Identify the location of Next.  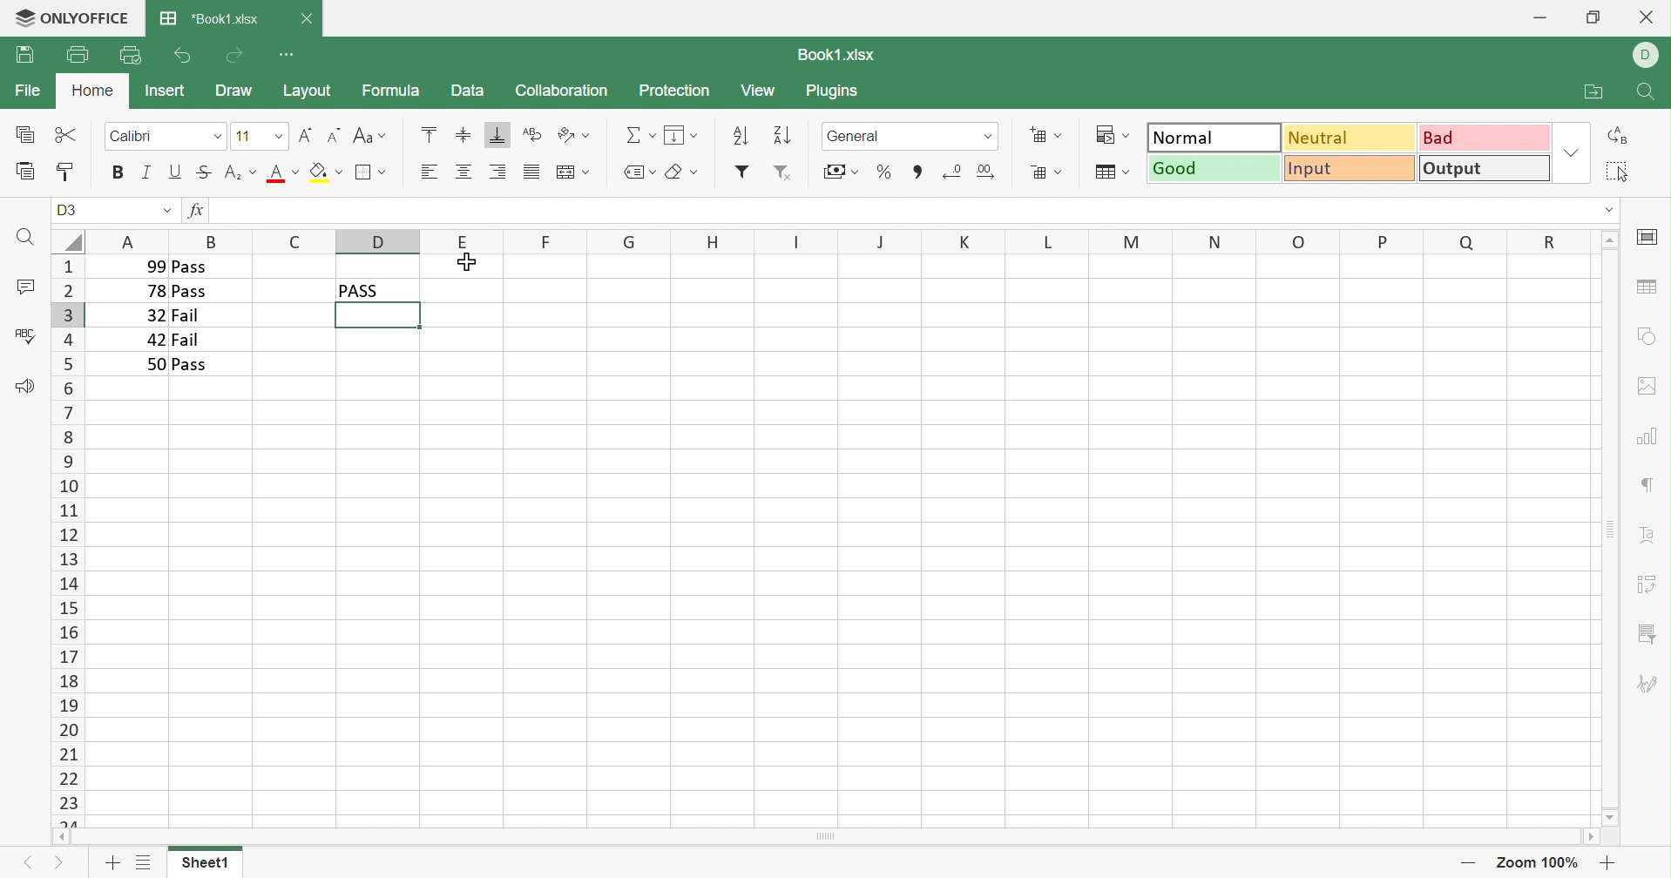
(63, 867).